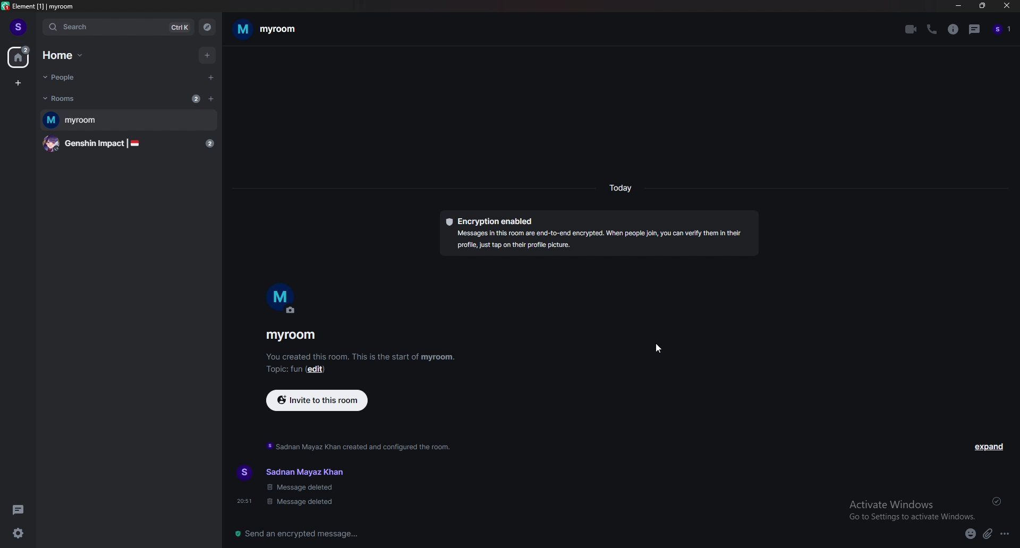  I want to click on send an encrypted message..., so click(317, 535).